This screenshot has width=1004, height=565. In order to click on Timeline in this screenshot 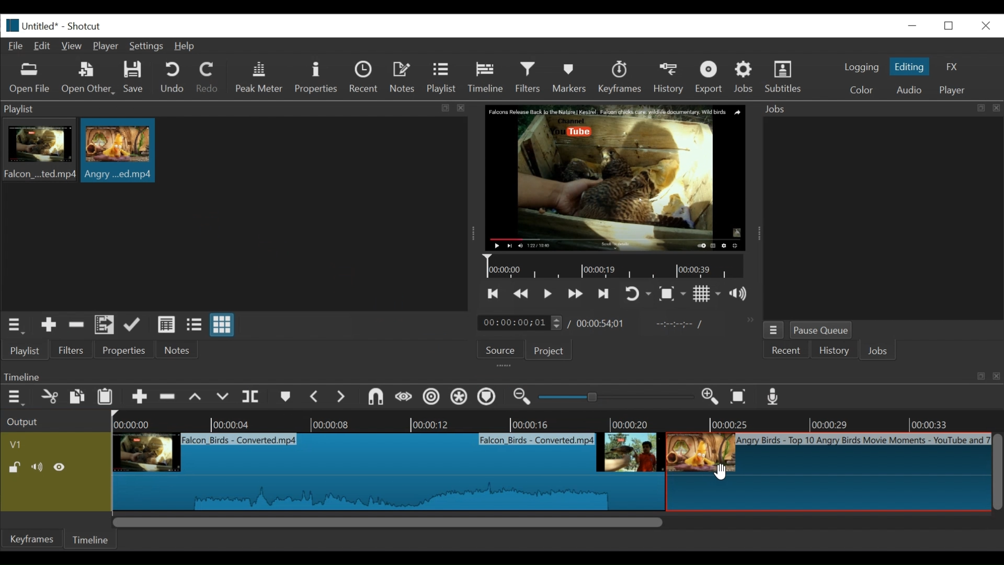, I will do `click(93, 538)`.